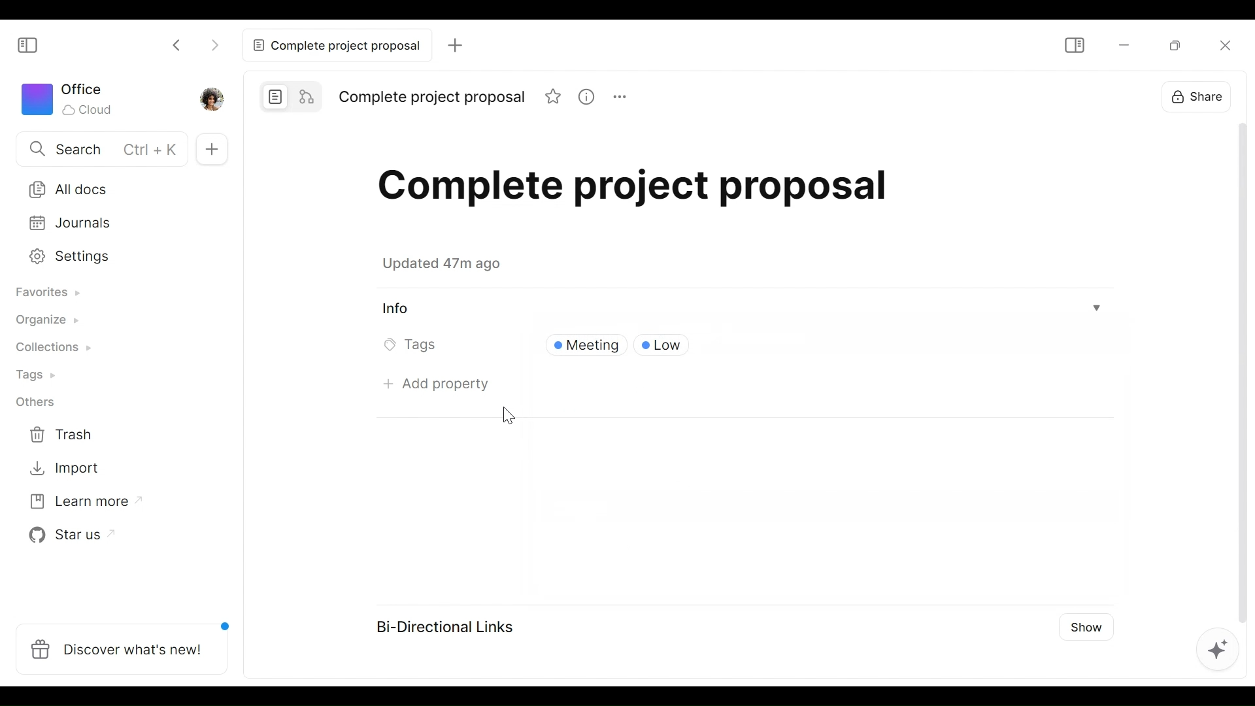 Image resolution: width=1255 pixels, height=706 pixels. I want to click on Add property, so click(439, 384).